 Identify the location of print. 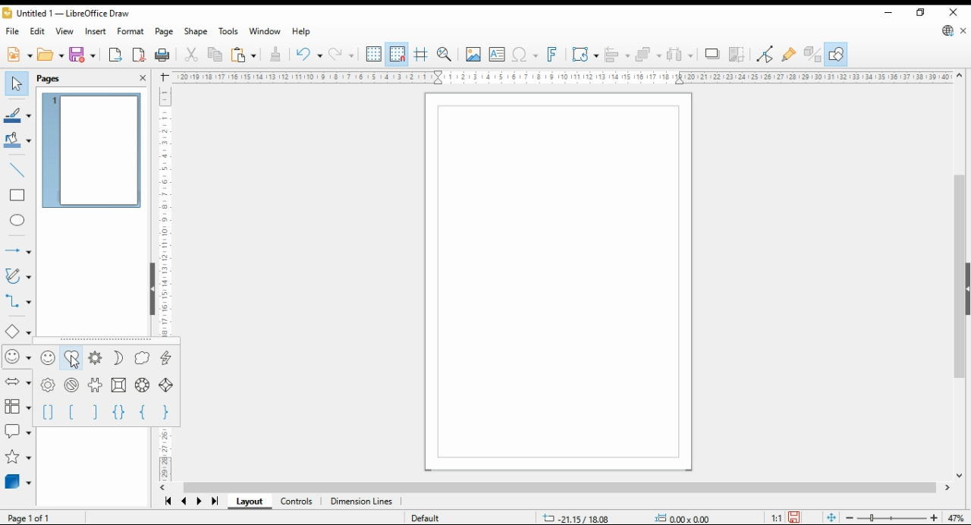
(163, 55).